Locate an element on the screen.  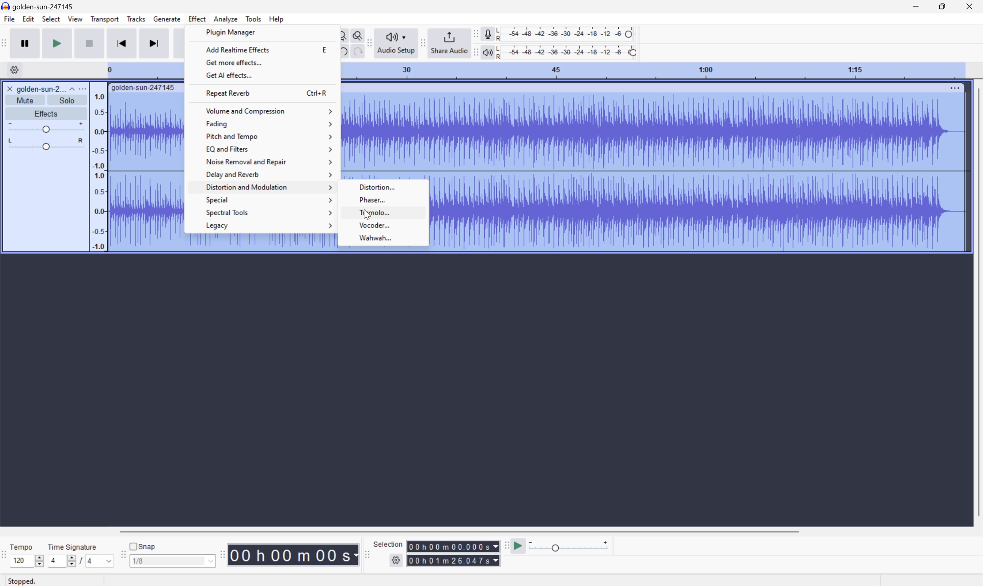
Slider is located at coordinates (40, 561).